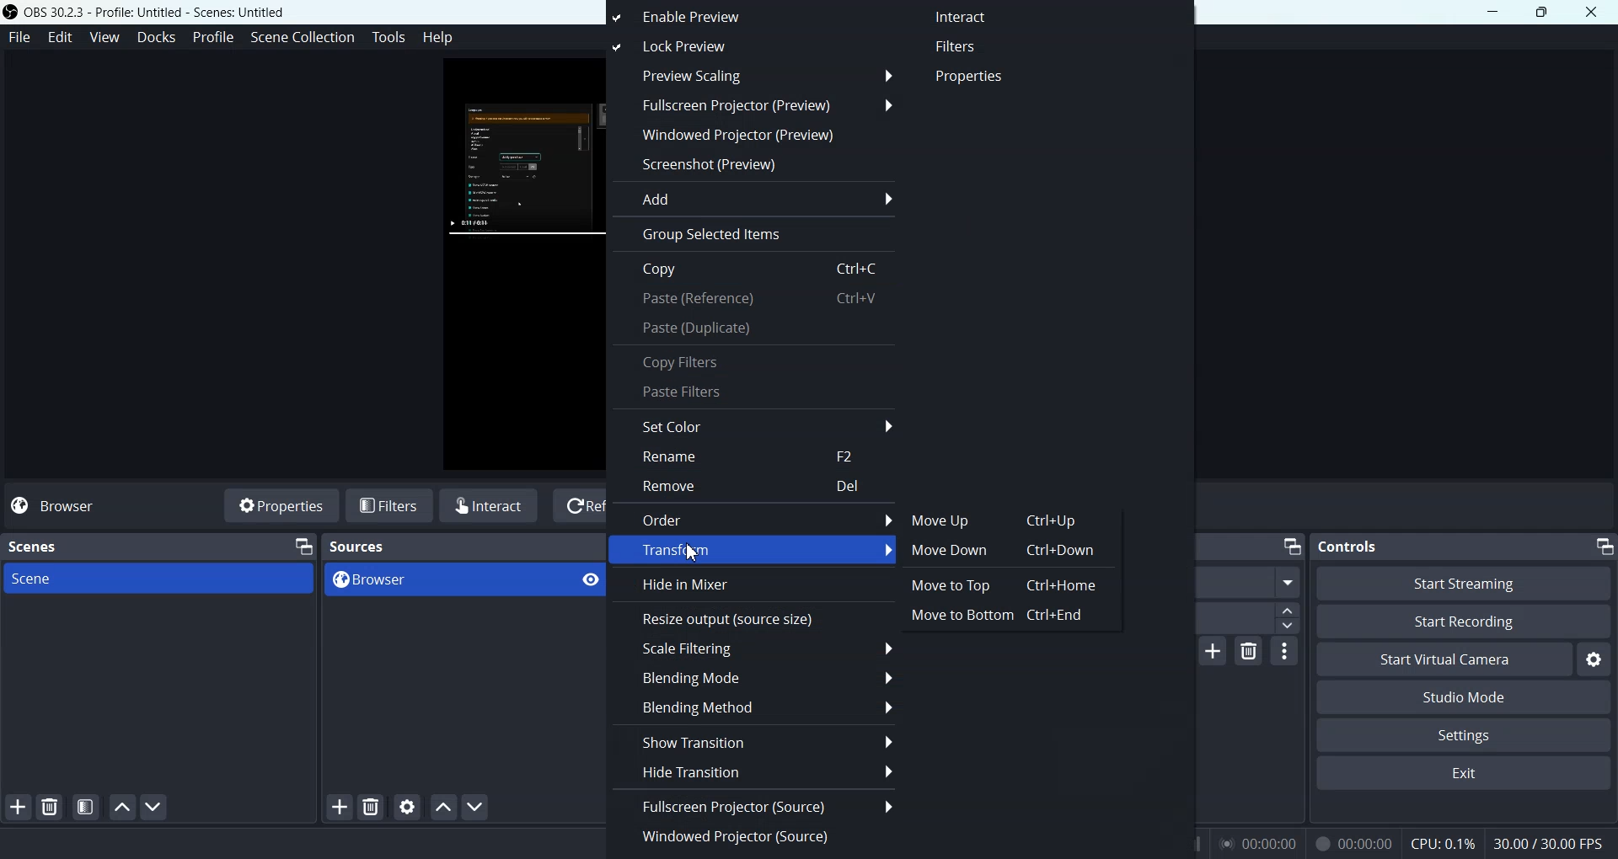 Image resolution: width=1618 pixels, height=859 pixels. What do you see at coordinates (1594, 660) in the screenshot?
I see `Settings` at bounding box center [1594, 660].